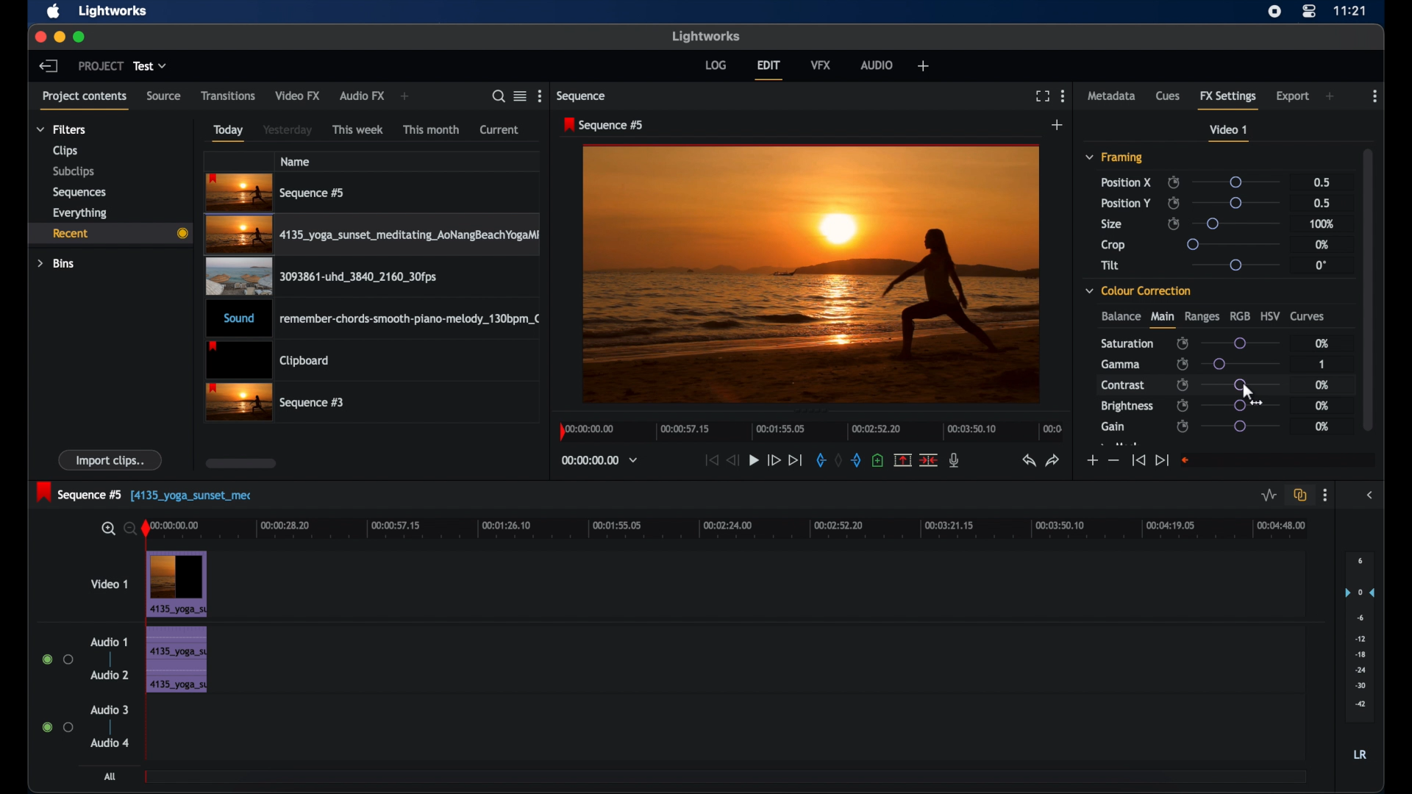 This screenshot has width=1412, height=794. Describe the element at coordinates (84, 99) in the screenshot. I see `project contents` at that location.